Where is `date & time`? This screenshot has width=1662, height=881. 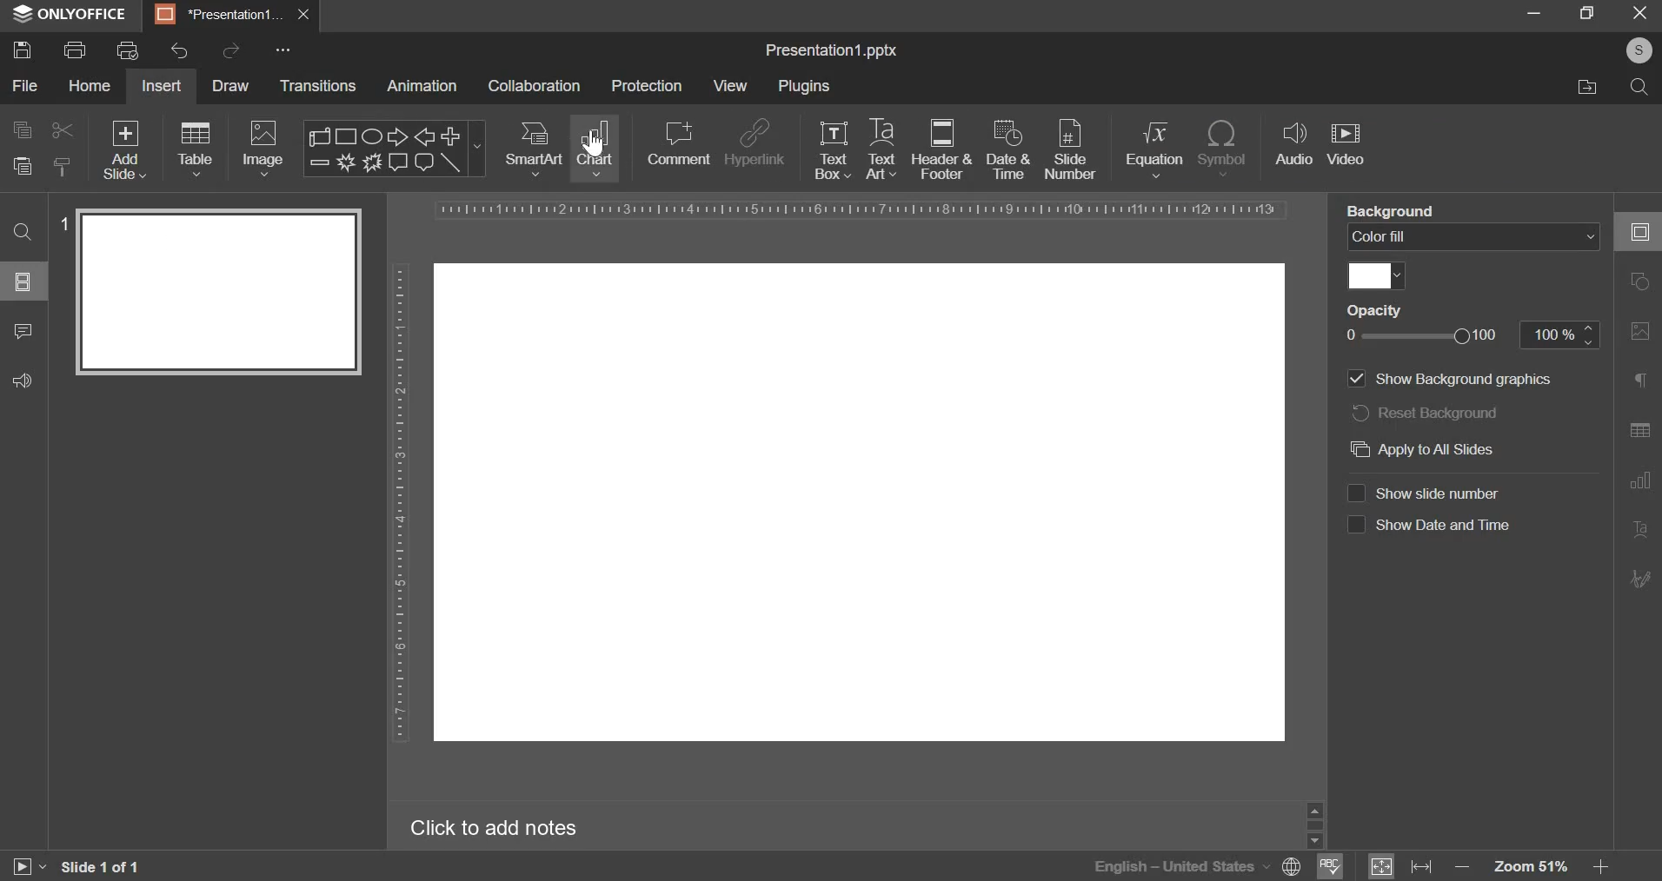
date & time is located at coordinates (1007, 149).